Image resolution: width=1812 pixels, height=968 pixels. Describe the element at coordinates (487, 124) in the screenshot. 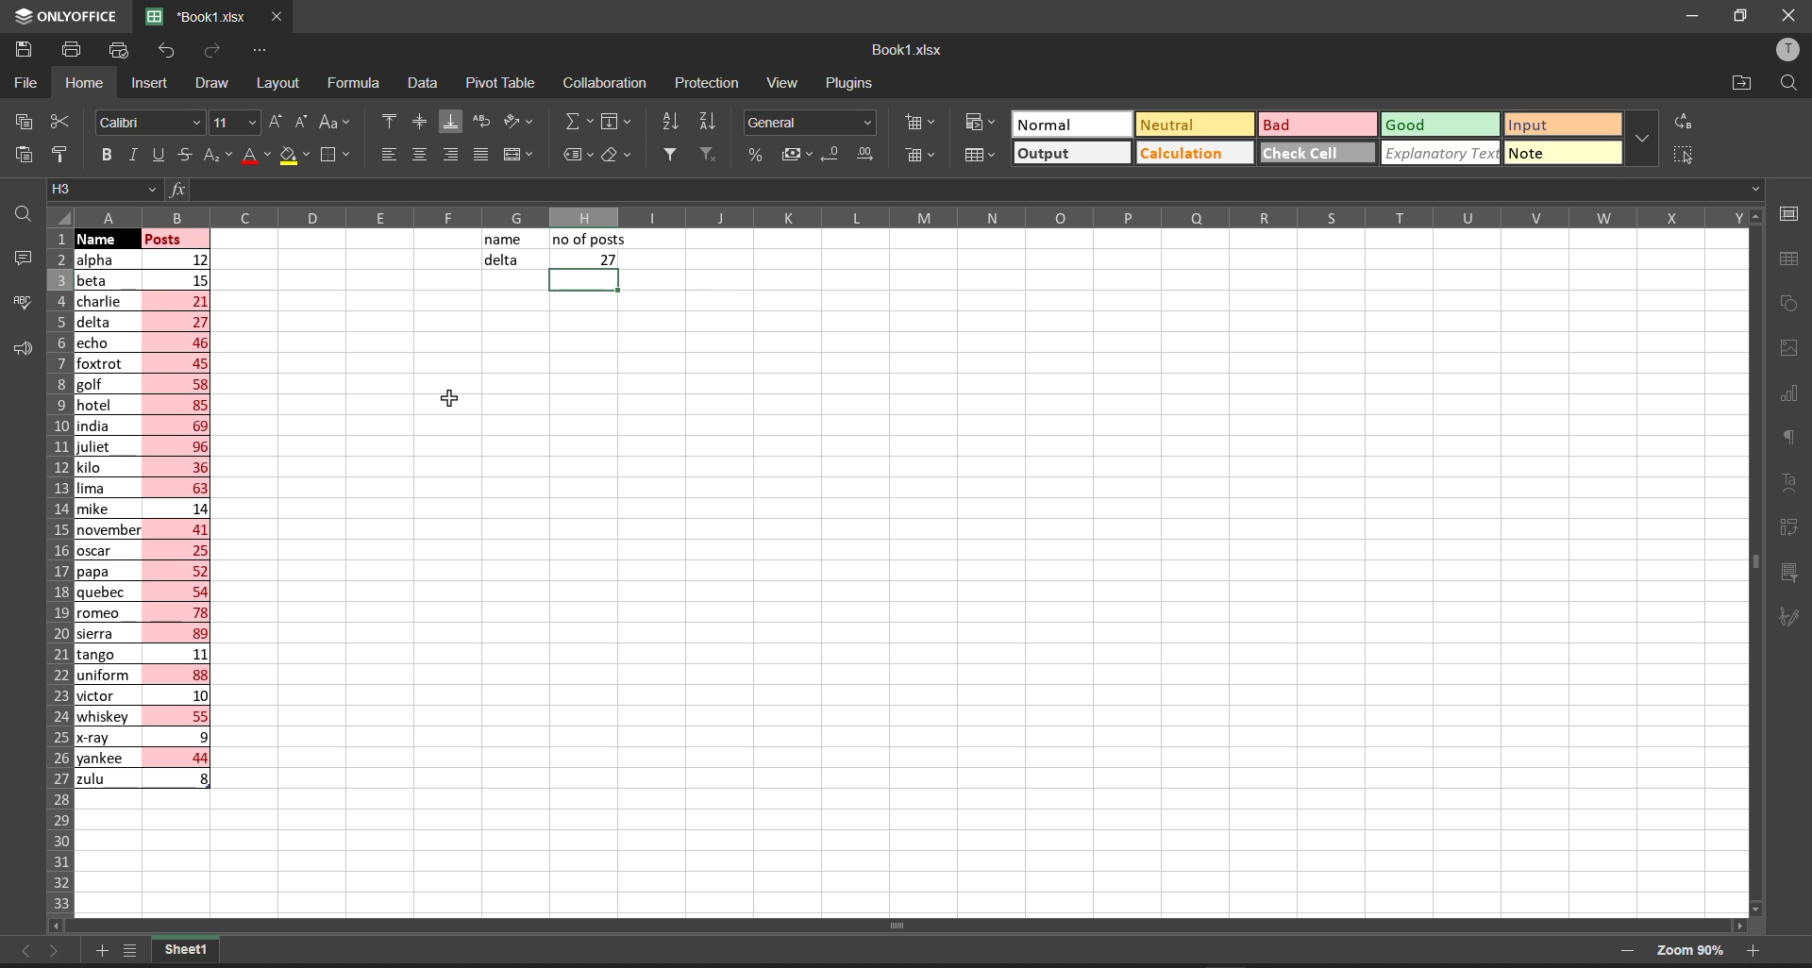

I see `wrap text` at that location.